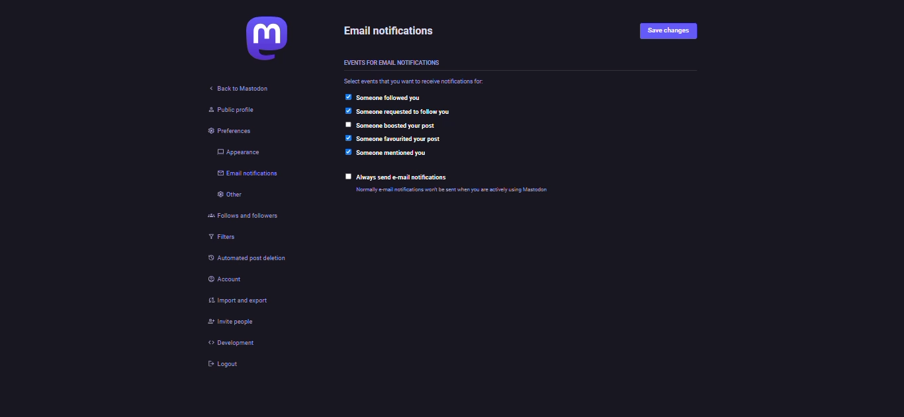 This screenshot has height=417, width=904. I want to click on select events, so click(416, 81).